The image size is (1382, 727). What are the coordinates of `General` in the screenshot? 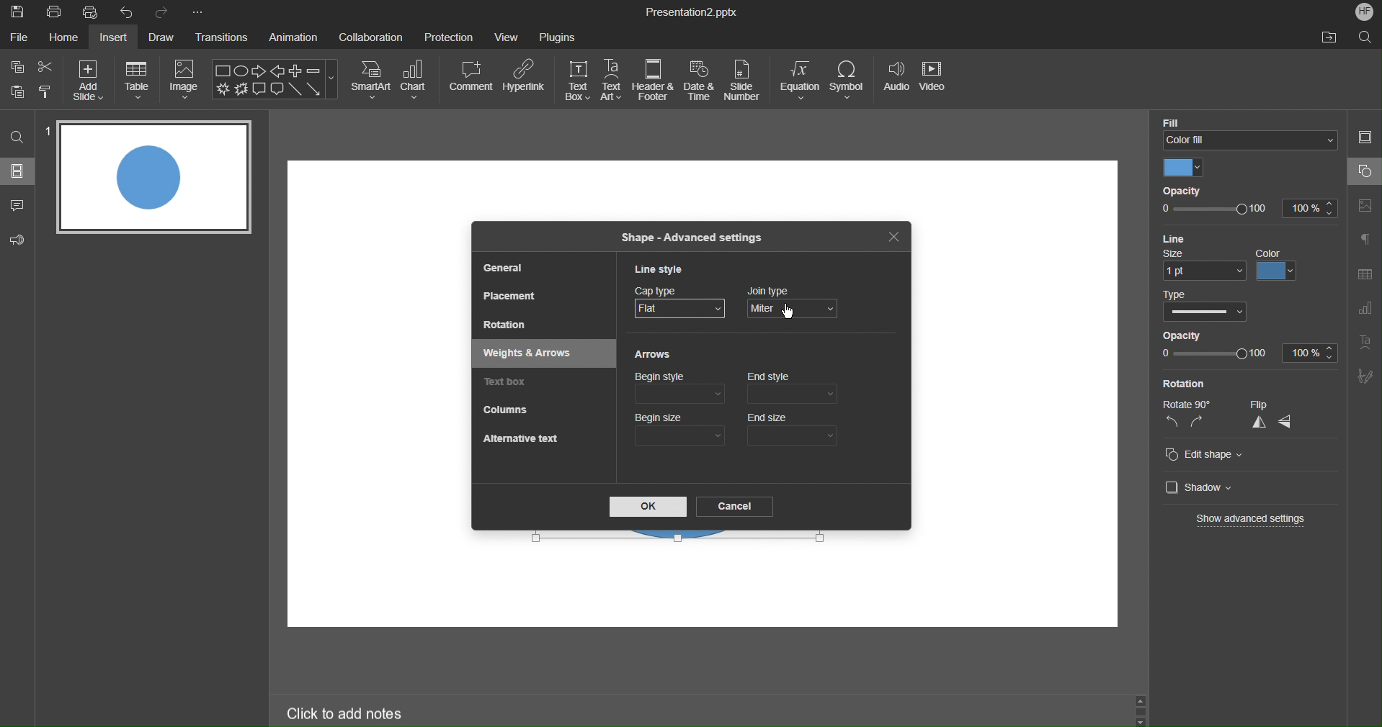 It's located at (503, 268).